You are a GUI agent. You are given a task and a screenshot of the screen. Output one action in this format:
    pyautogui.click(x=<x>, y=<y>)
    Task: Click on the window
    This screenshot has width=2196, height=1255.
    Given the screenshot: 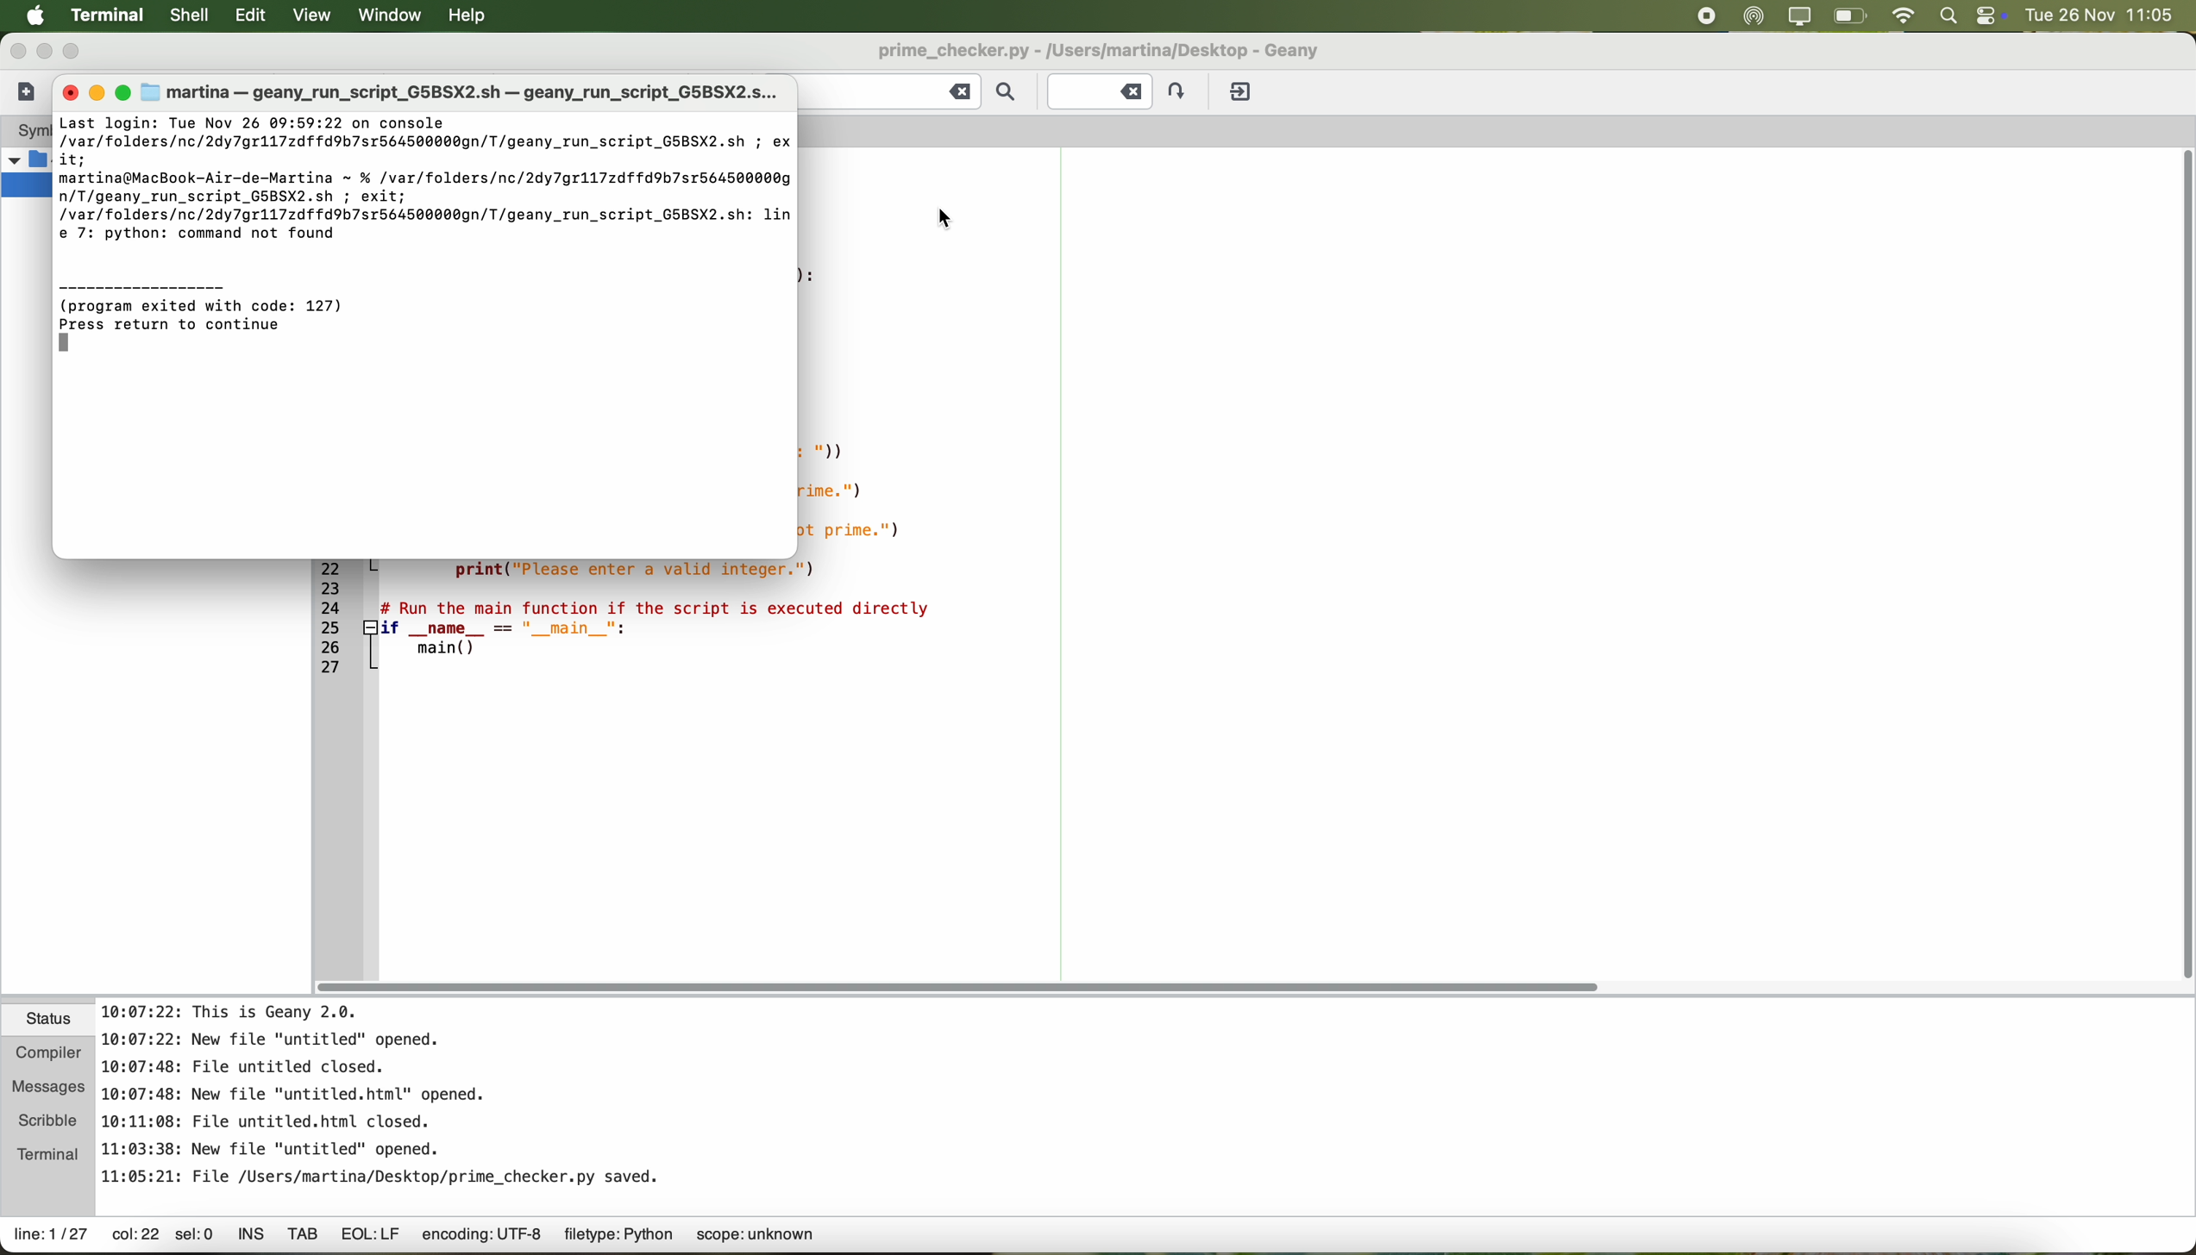 What is the action you would take?
    pyautogui.click(x=393, y=16)
    